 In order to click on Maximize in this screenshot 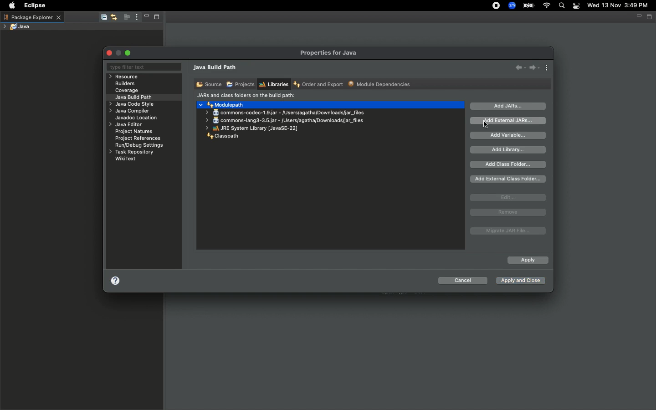, I will do `click(650, 17)`.